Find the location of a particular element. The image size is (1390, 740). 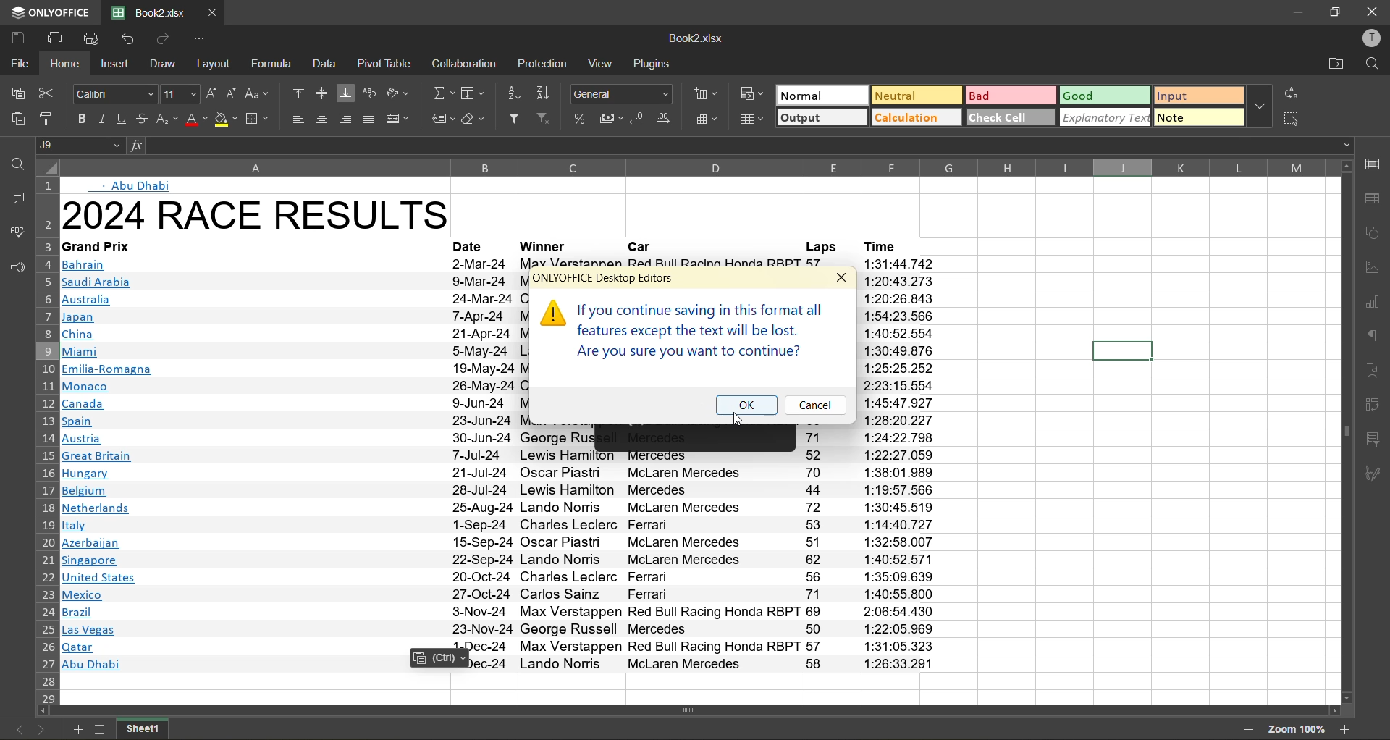

move down is located at coordinates (1348, 697).